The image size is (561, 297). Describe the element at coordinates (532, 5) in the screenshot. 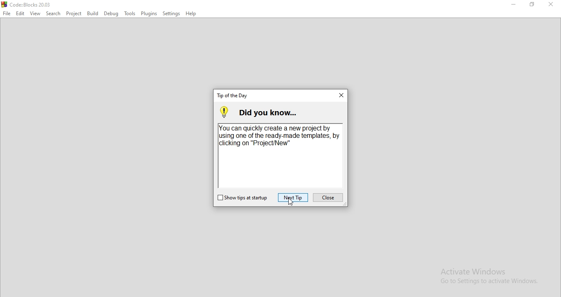

I see `Restore` at that location.